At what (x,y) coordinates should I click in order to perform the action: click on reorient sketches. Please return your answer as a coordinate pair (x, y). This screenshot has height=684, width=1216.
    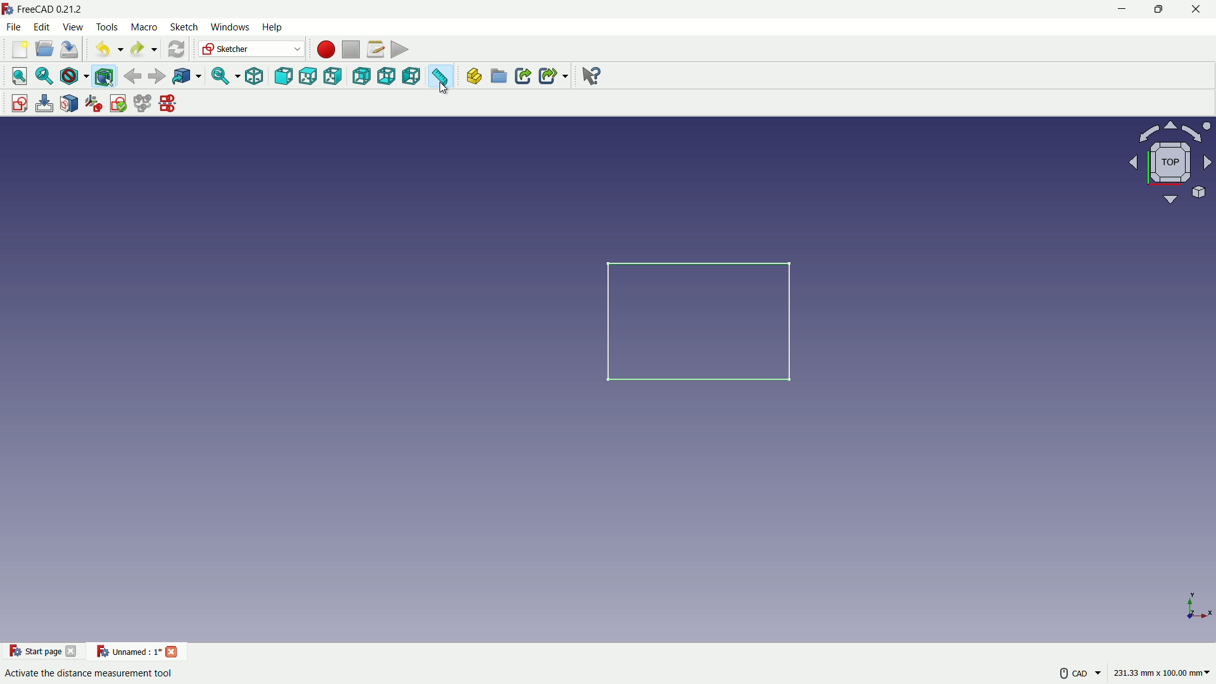
    Looking at the image, I should click on (96, 104).